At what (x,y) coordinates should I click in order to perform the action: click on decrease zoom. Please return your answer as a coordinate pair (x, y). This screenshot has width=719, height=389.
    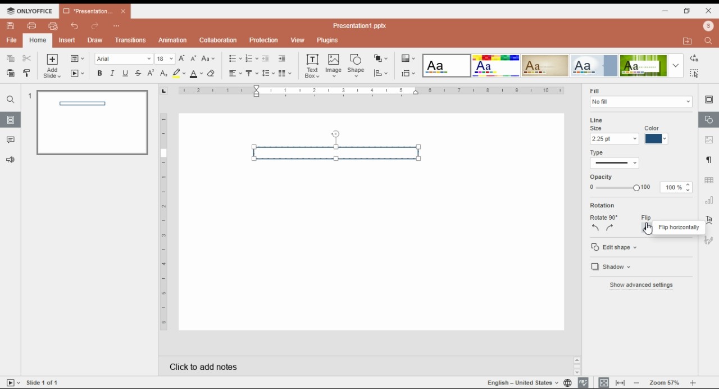
    Looking at the image, I should click on (637, 382).